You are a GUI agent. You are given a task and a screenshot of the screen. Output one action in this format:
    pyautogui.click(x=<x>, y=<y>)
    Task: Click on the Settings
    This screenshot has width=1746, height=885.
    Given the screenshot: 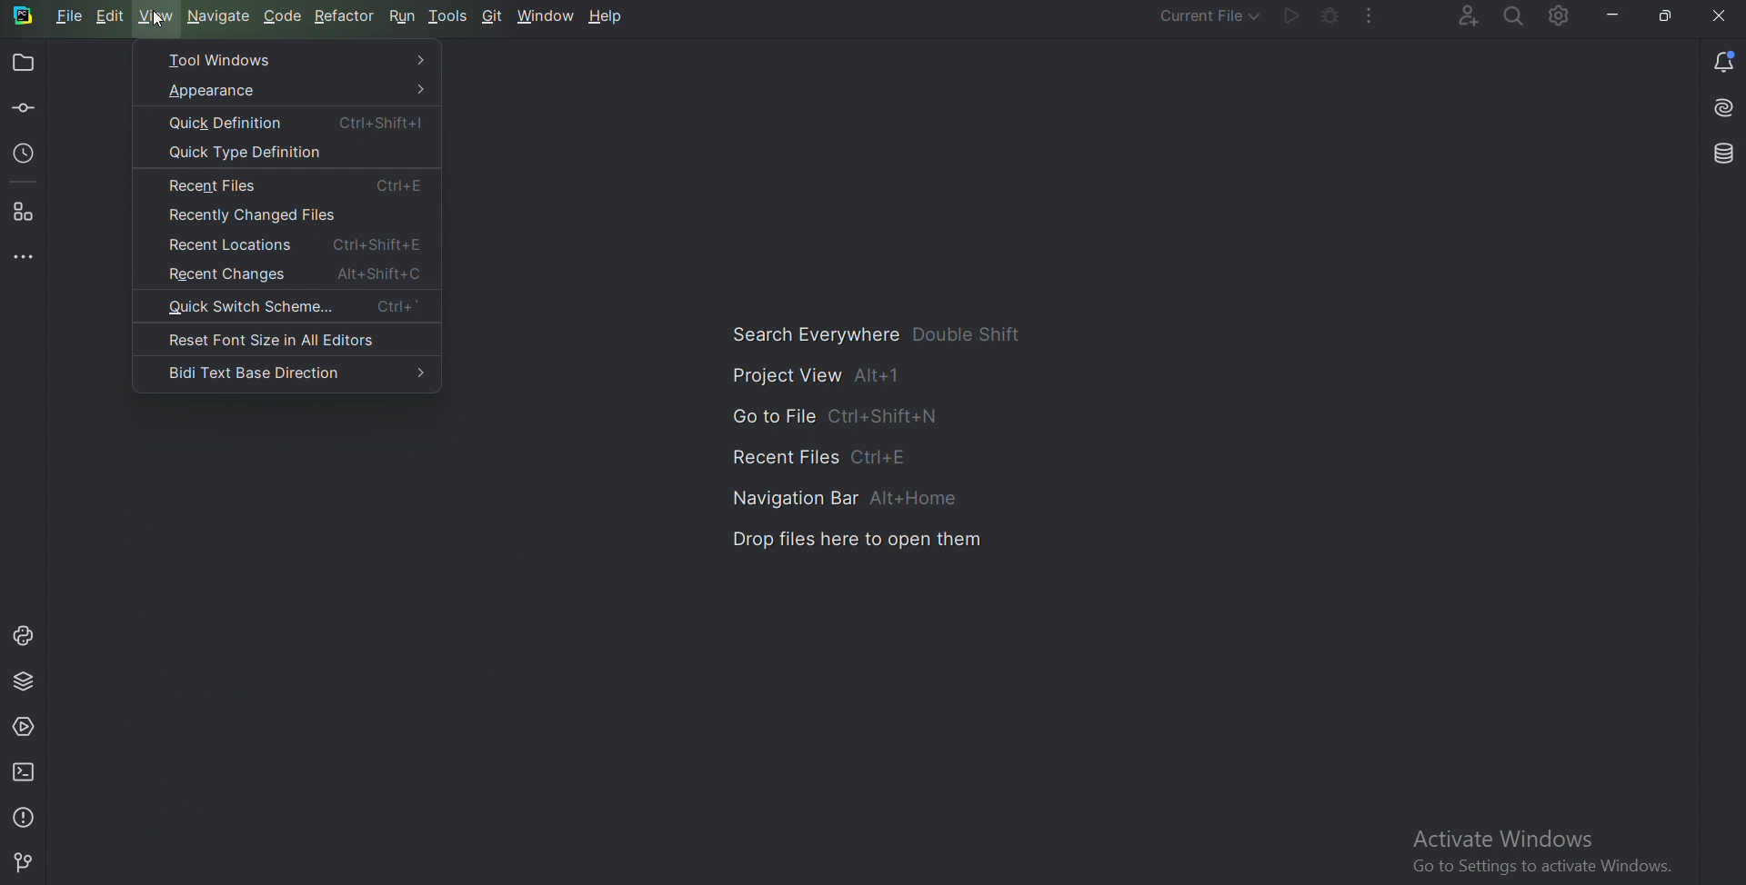 What is the action you would take?
    pyautogui.click(x=1558, y=15)
    